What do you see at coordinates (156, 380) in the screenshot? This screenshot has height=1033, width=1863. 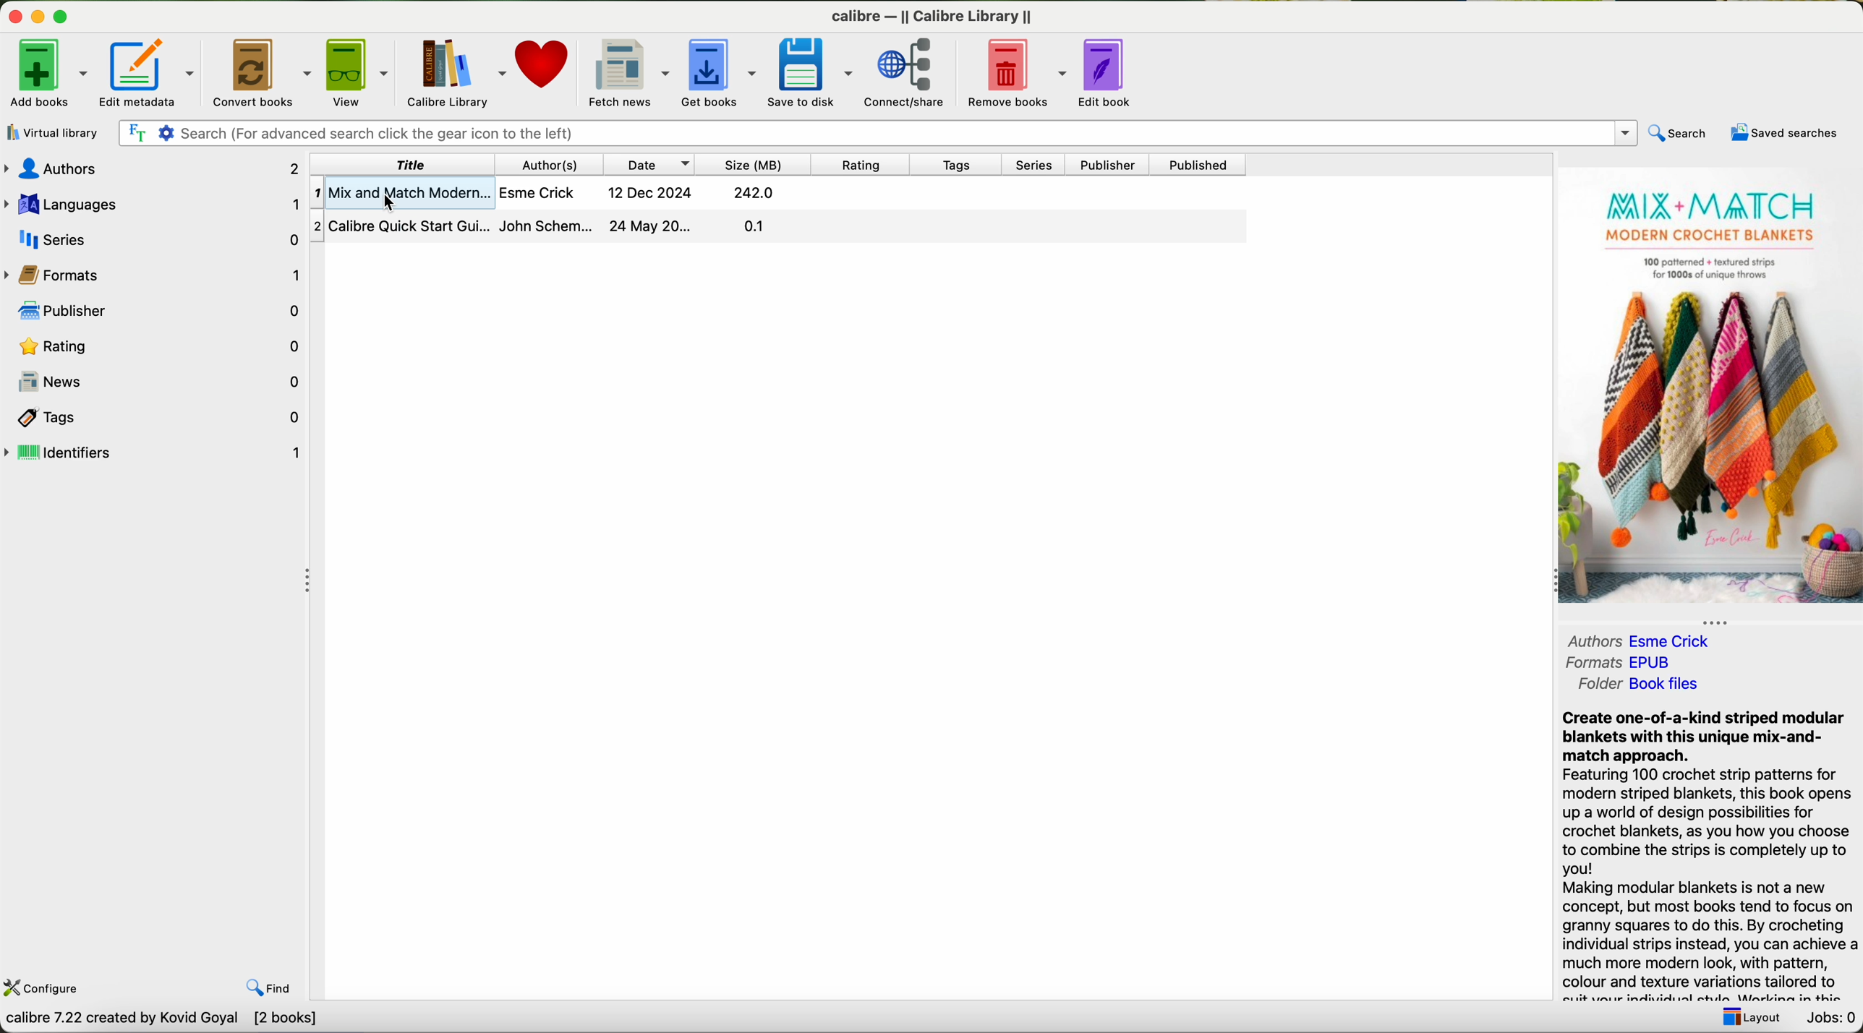 I see `news` at bounding box center [156, 380].